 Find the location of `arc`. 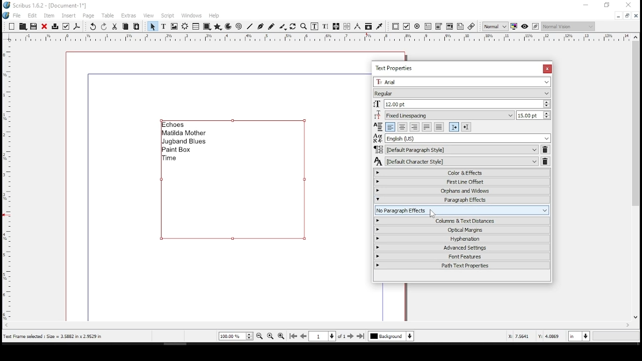

arc is located at coordinates (229, 27).